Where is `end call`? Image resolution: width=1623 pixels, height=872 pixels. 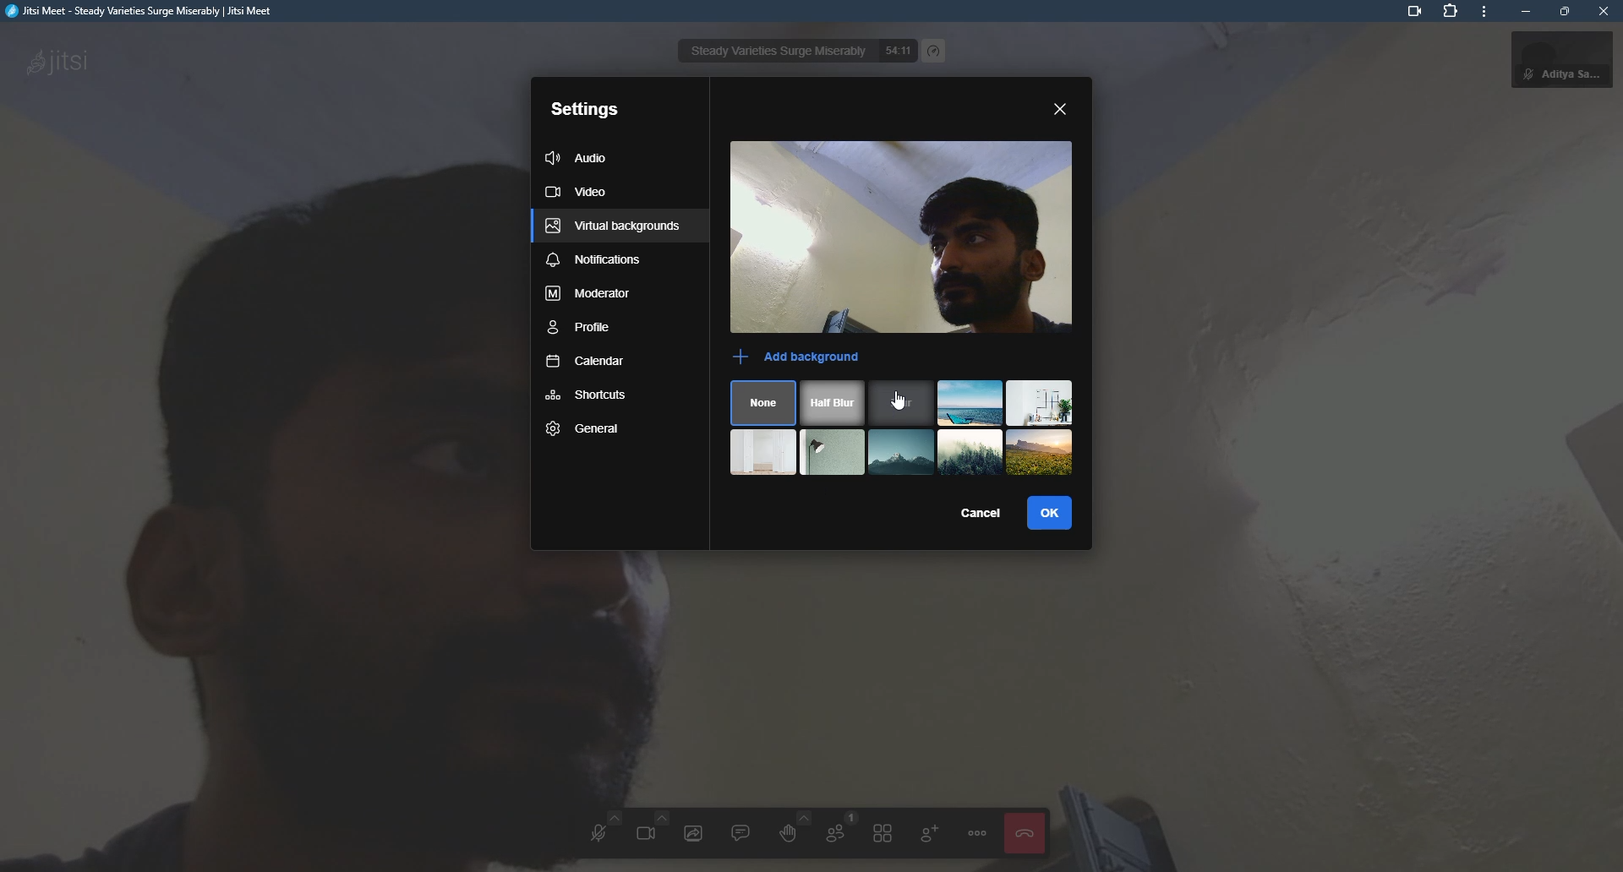
end call is located at coordinates (1022, 833).